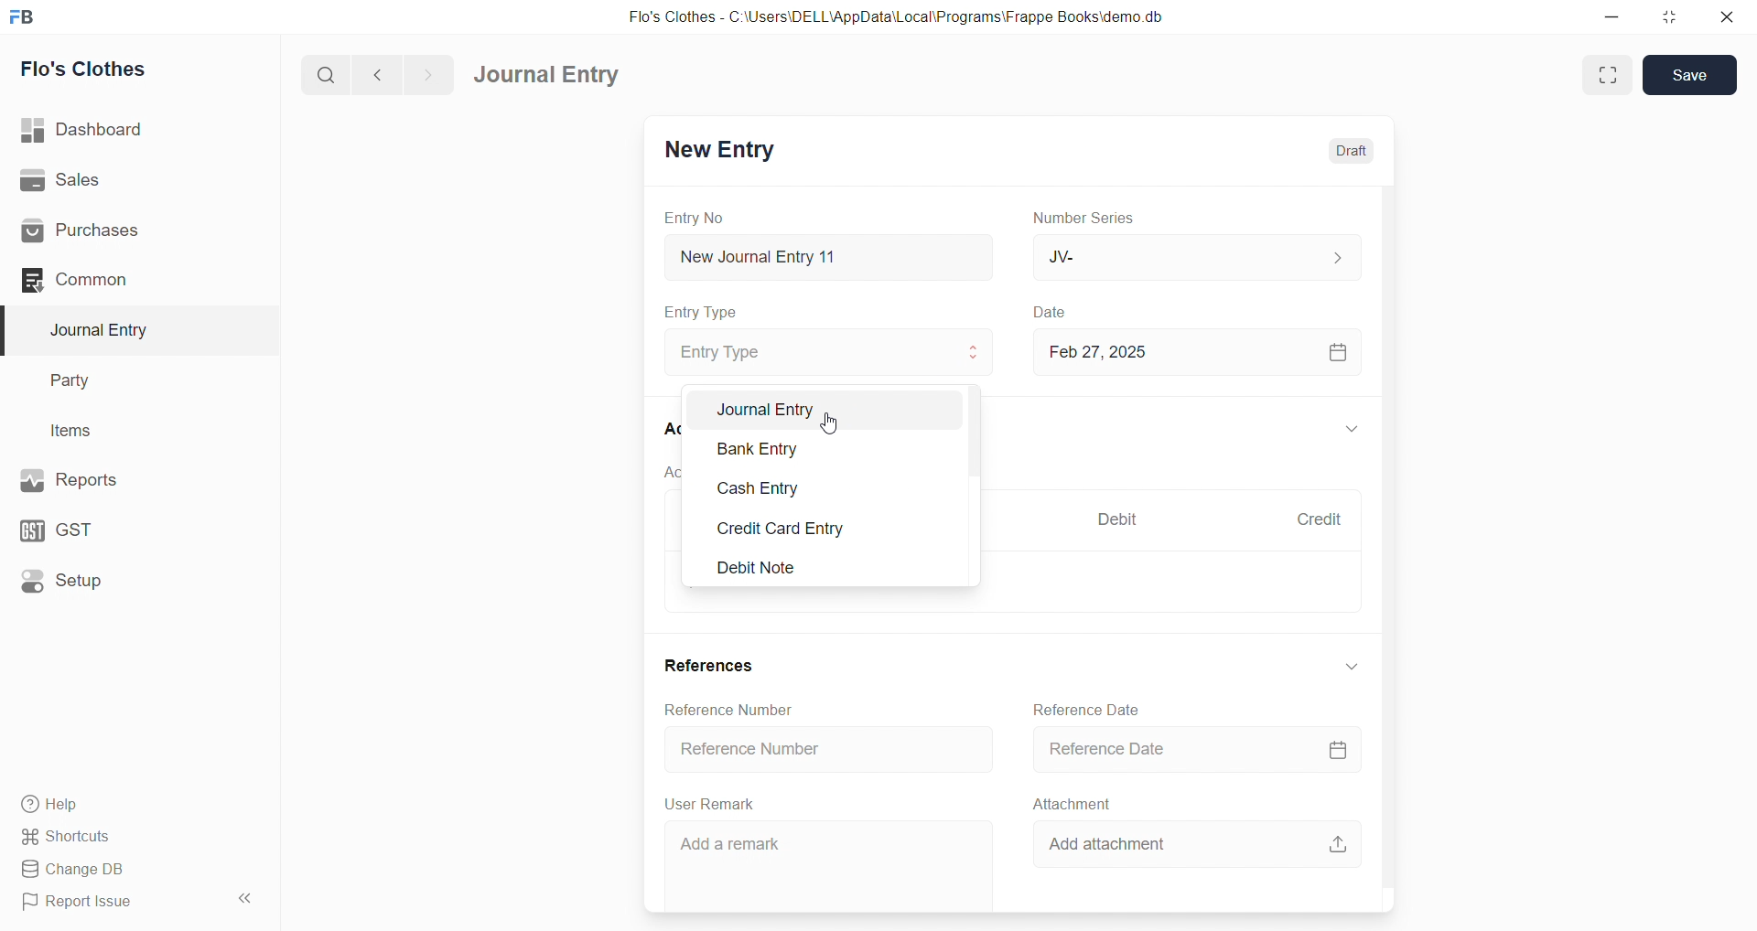  Describe the element at coordinates (1321, 520) in the screenshot. I see `Credit` at that location.